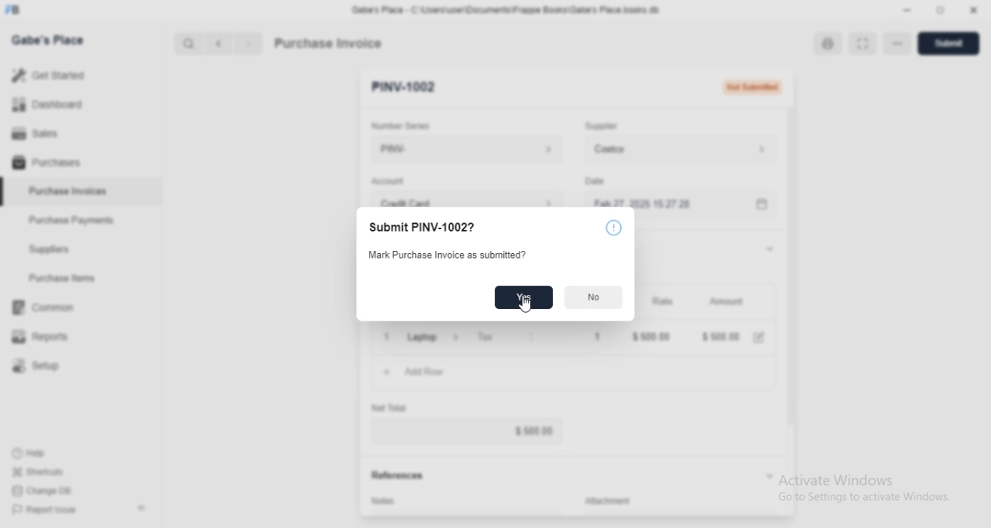 The image size is (991, 528). What do you see at coordinates (863, 43) in the screenshot?
I see `Toggle between form and full width` at bounding box center [863, 43].